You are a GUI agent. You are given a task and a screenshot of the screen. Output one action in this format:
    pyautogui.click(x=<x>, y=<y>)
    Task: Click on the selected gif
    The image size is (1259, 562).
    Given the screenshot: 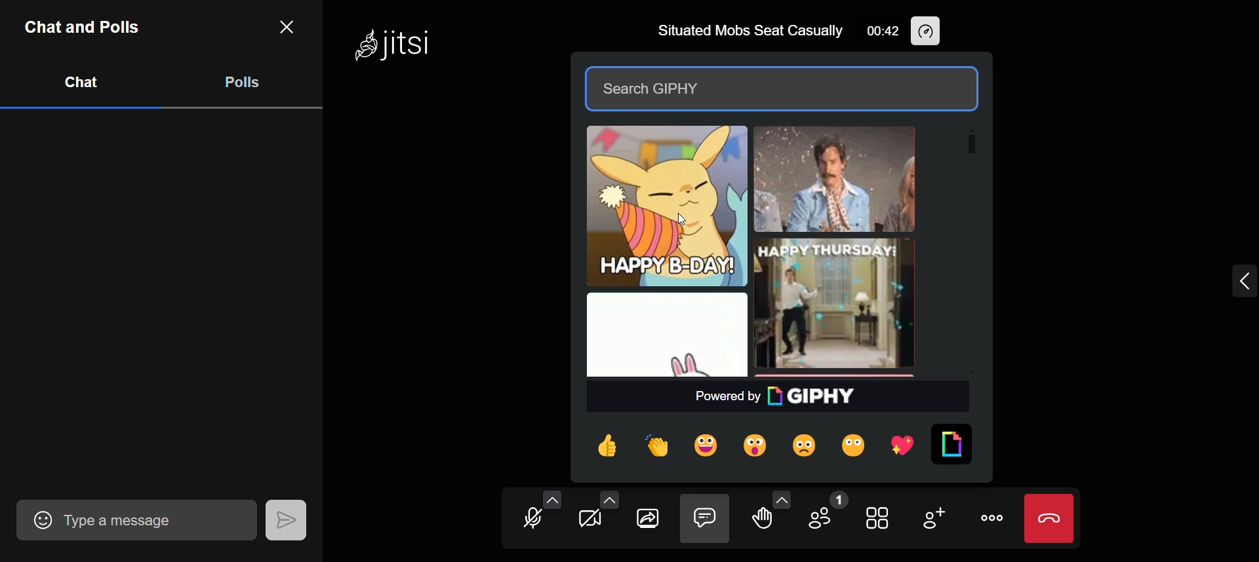 What is the action you would take?
    pyautogui.click(x=664, y=207)
    